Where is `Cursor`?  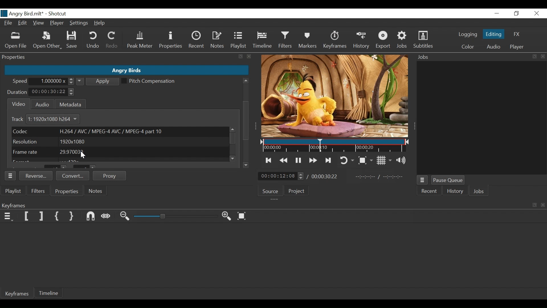
Cursor is located at coordinates (247, 134).